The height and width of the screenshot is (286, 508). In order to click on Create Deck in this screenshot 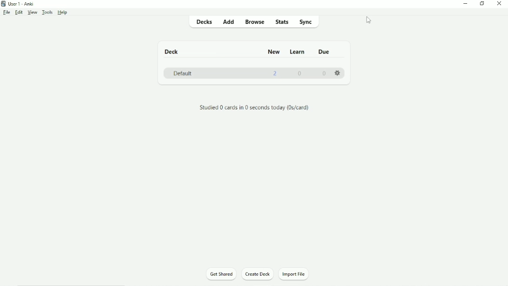, I will do `click(258, 274)`.